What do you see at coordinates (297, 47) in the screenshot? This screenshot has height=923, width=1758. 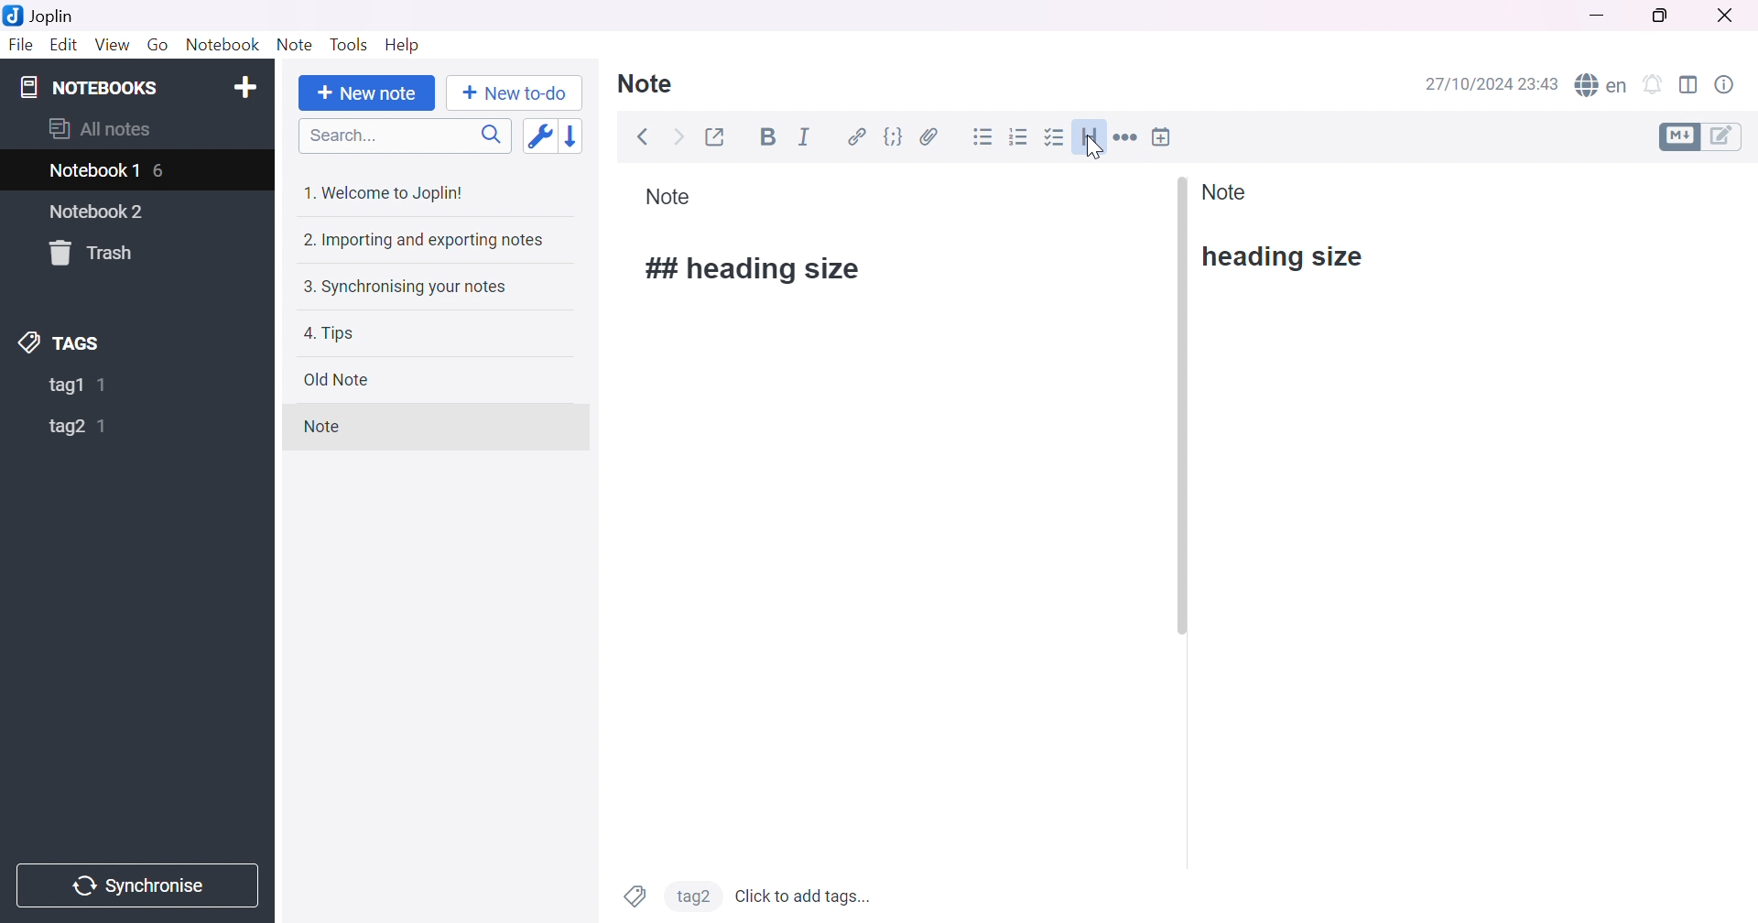 I see `Note` at bounding box center [297, 47].